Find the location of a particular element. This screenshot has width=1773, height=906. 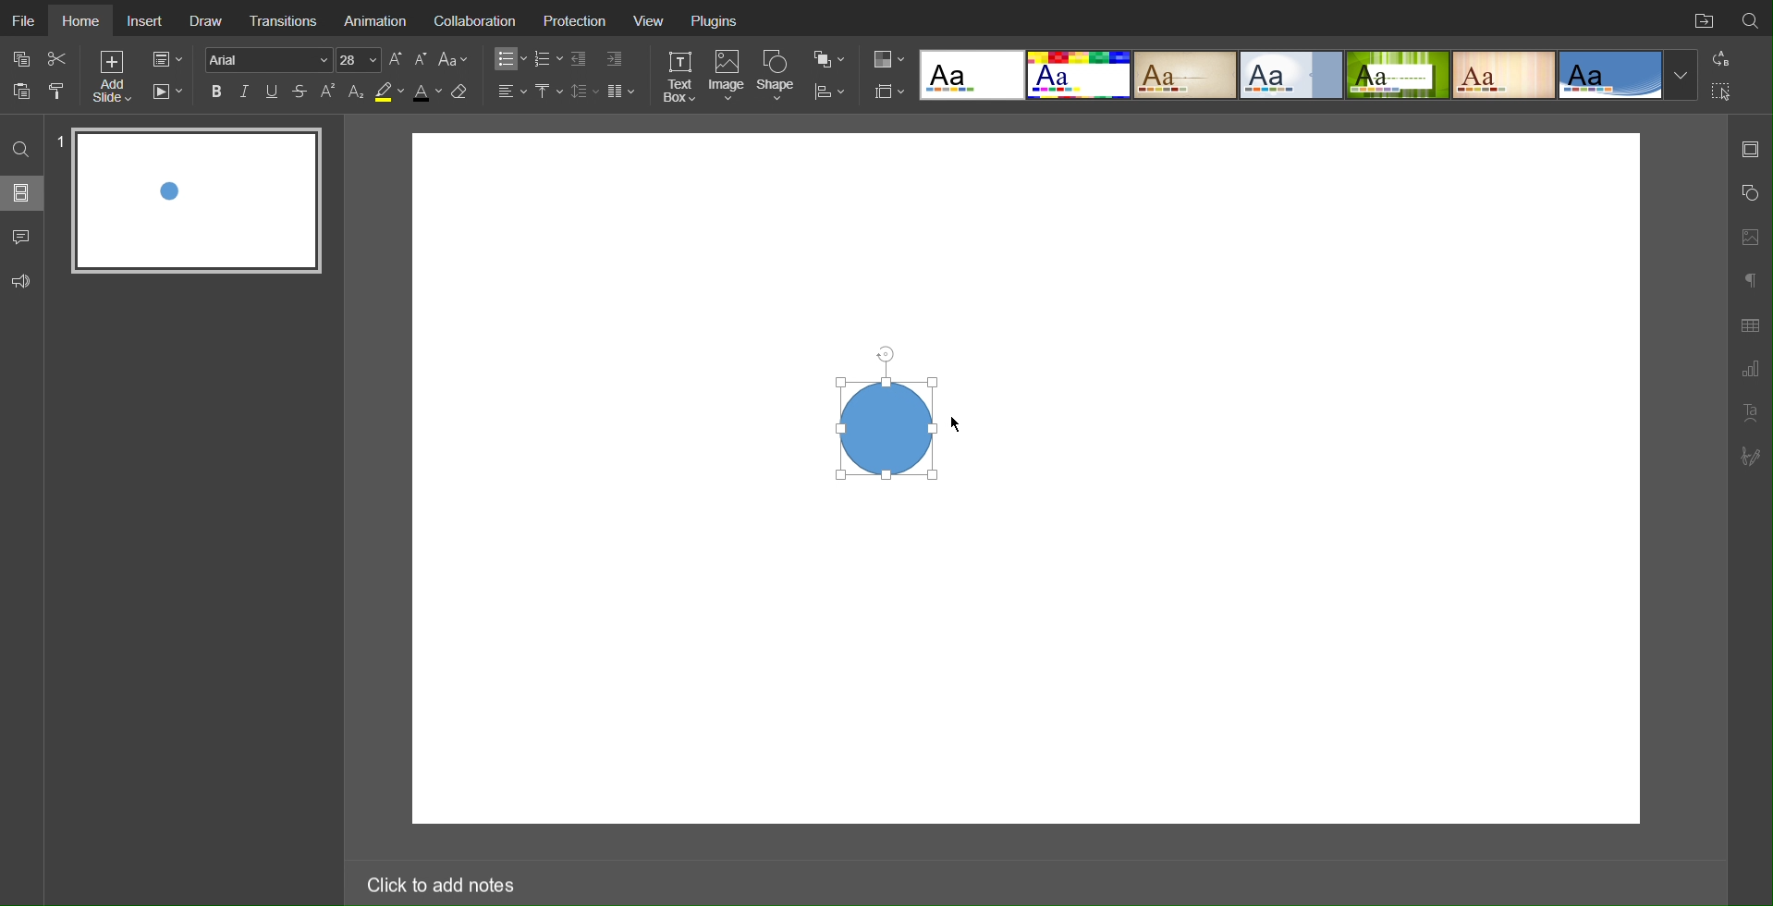

Cut is located at coordinates (59, 58).